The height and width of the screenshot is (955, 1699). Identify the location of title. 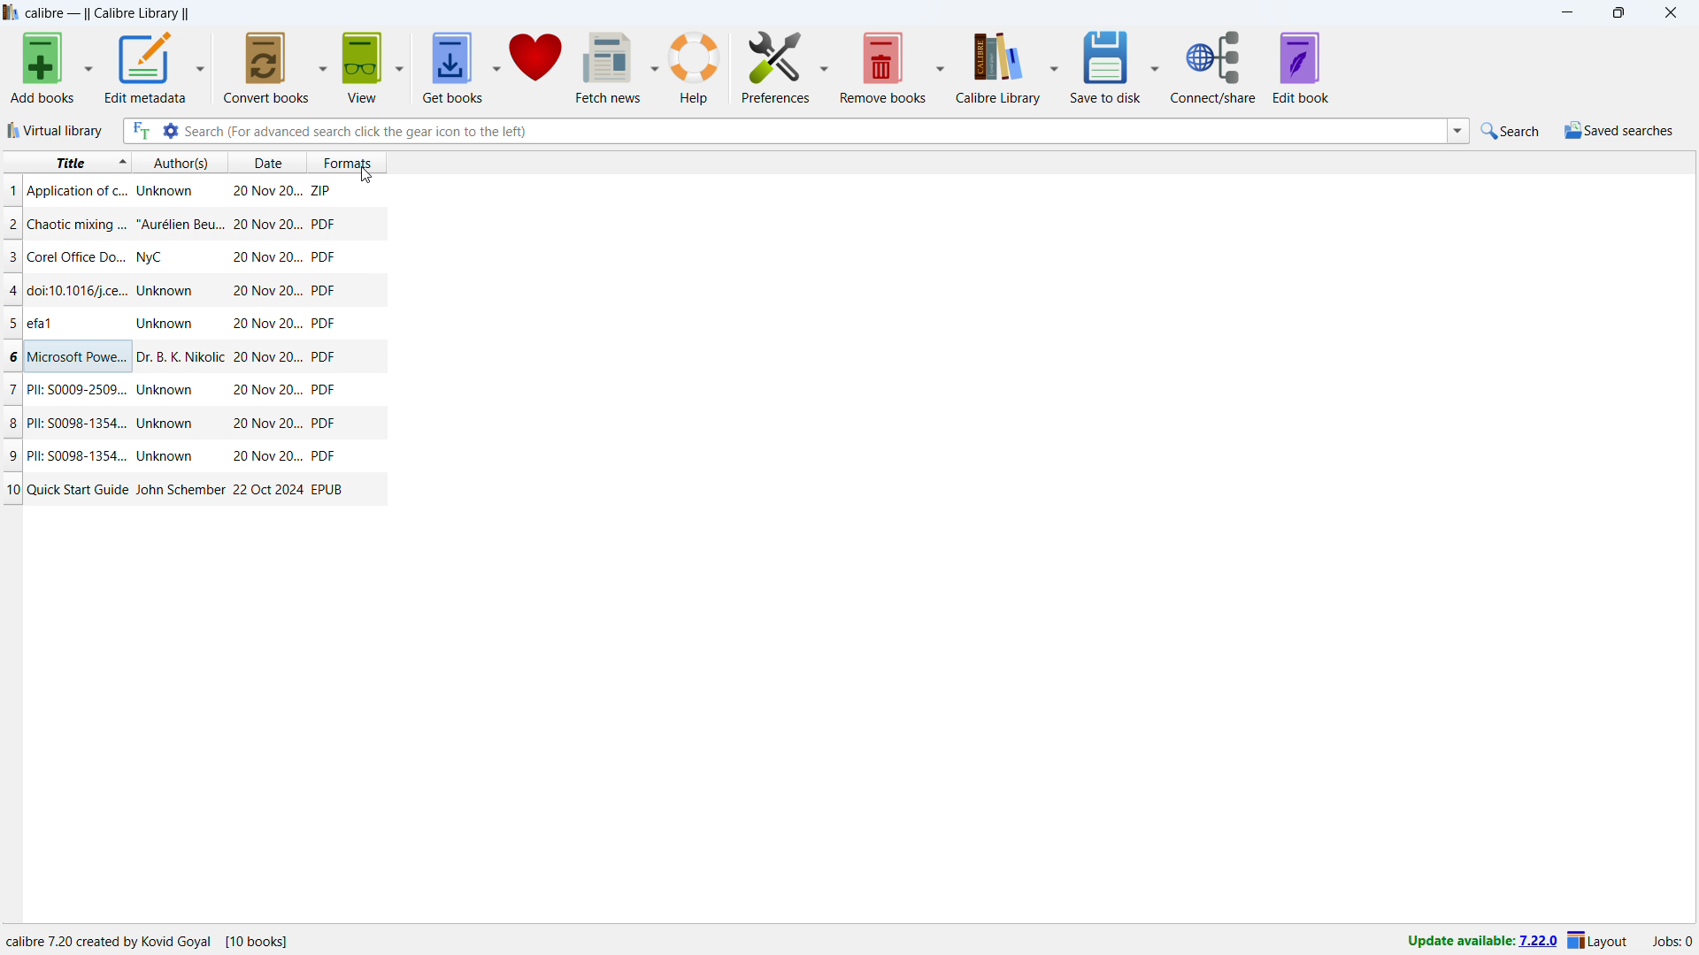
(78, 225).